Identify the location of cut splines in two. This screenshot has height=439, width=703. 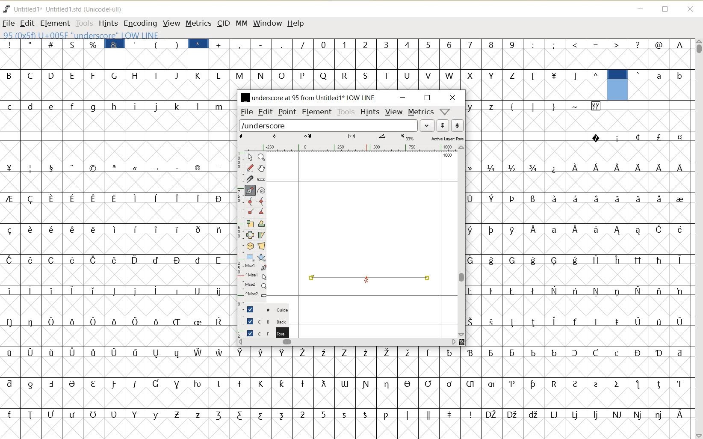
(249, 179).